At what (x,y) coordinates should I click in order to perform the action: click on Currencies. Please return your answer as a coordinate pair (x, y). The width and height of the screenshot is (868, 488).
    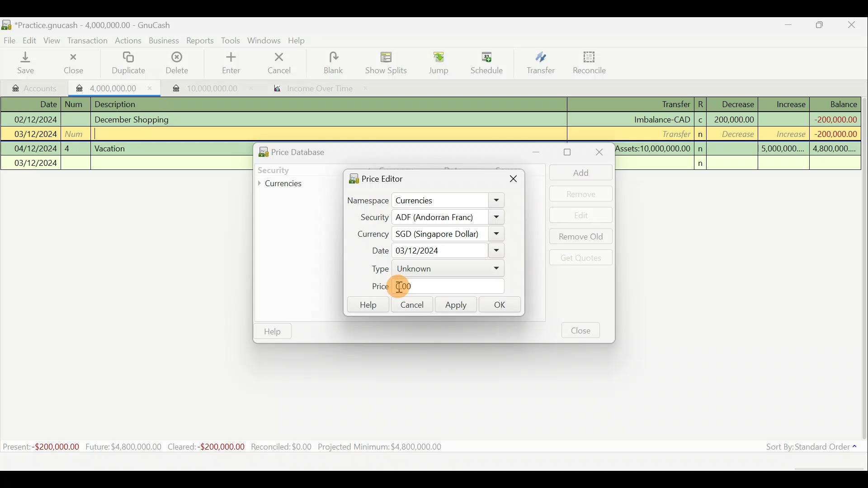
    Looking at the image, I should click on (287, 184).